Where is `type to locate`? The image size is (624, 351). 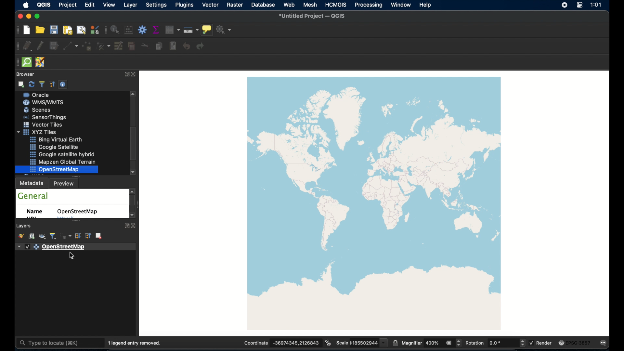
type to locate is located at coordinates (53, 343).